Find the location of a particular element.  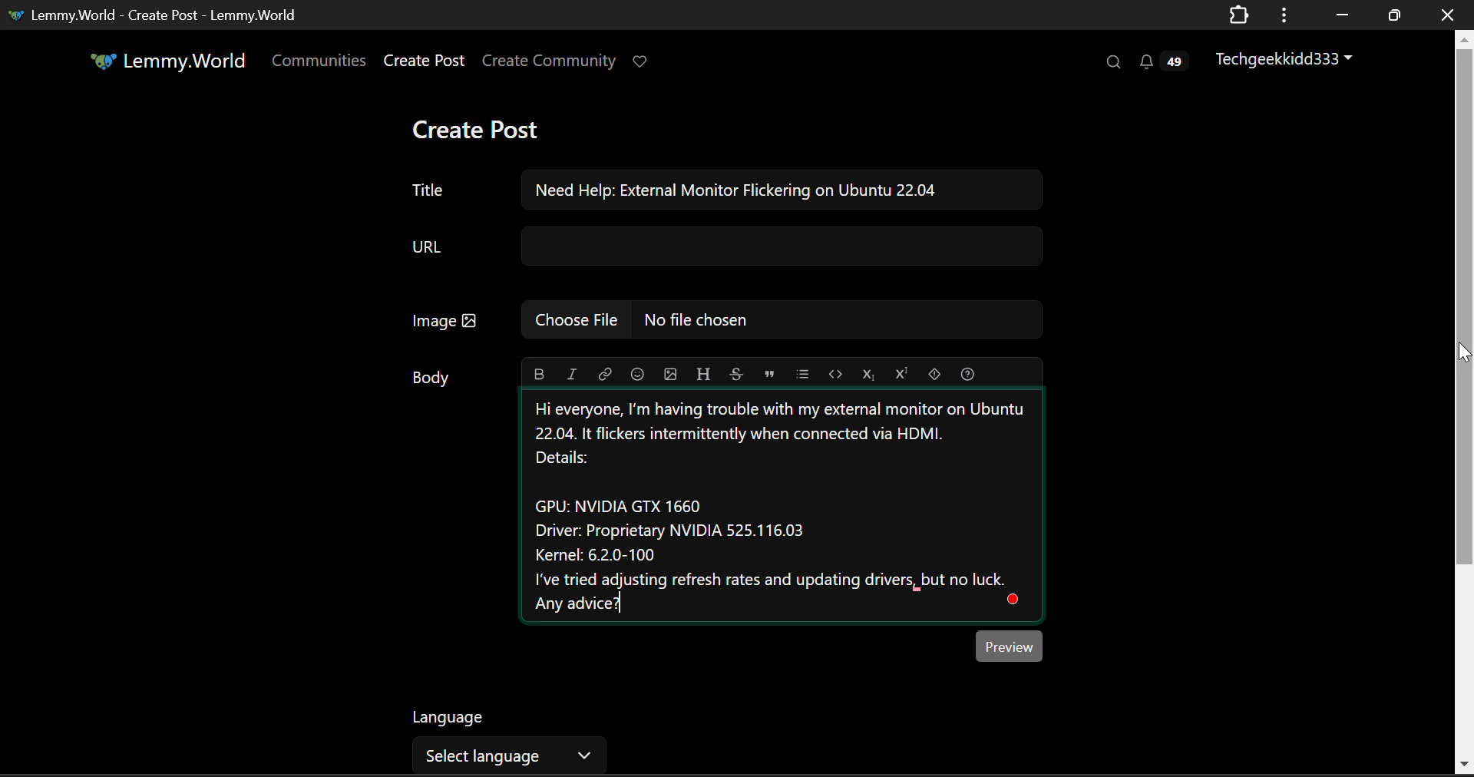

Vertical Scroll Bar is located at coordinates (1465, 404).